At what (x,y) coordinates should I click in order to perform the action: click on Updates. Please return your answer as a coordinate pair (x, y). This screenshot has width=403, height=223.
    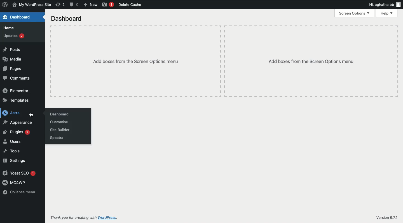
    Looking at the image, I should click on (14, 36).